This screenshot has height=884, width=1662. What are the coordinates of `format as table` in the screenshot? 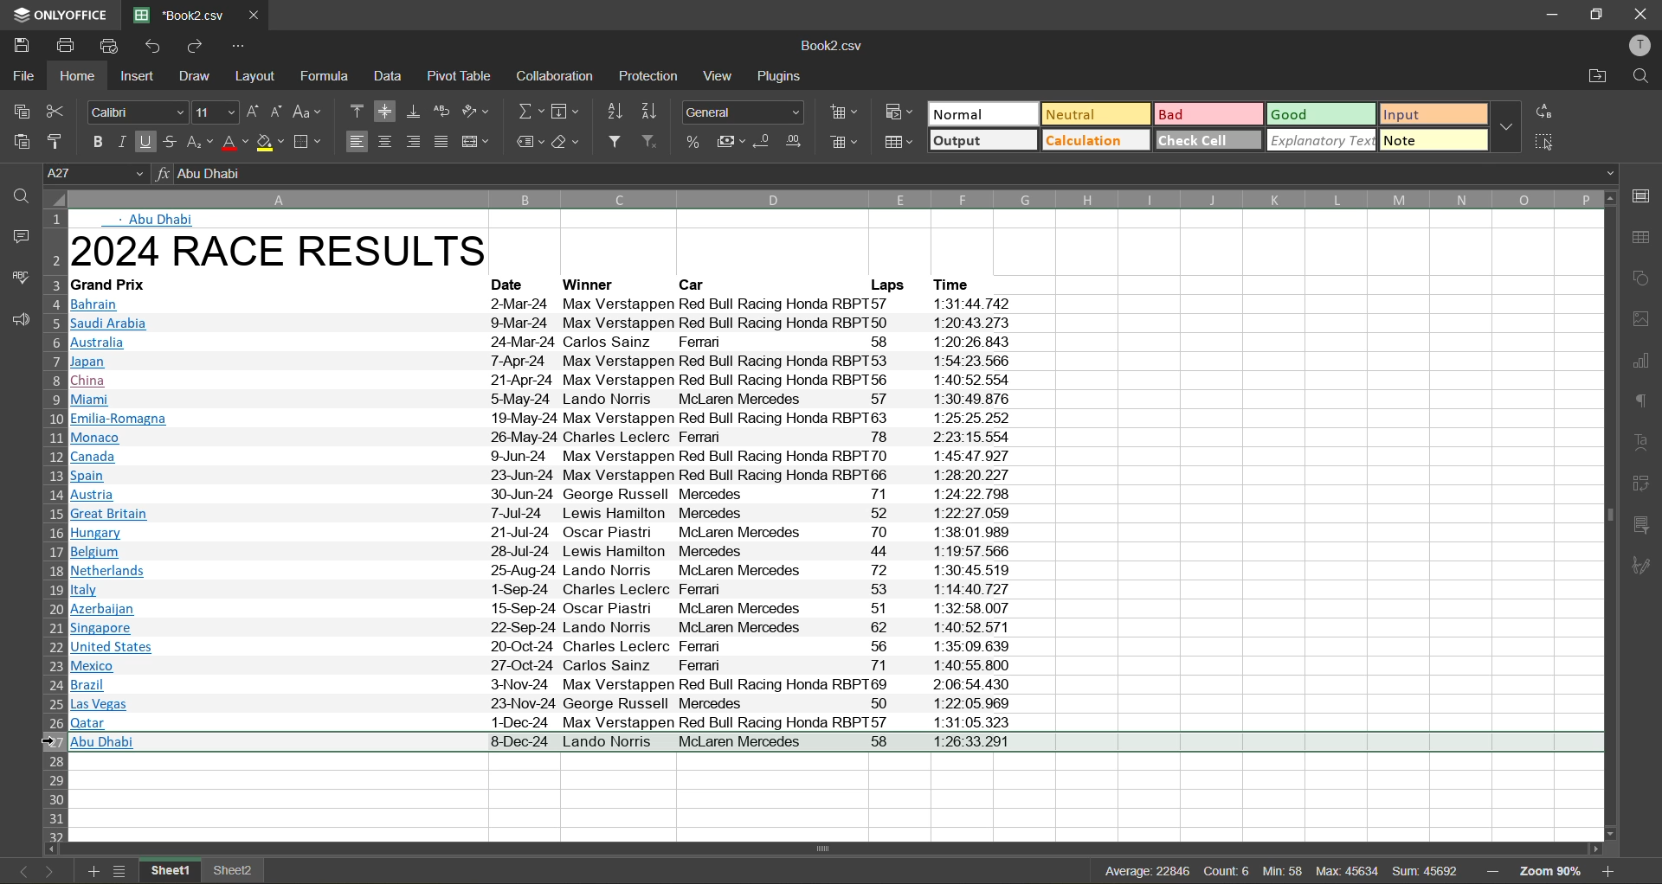 It's located at (904, 146).